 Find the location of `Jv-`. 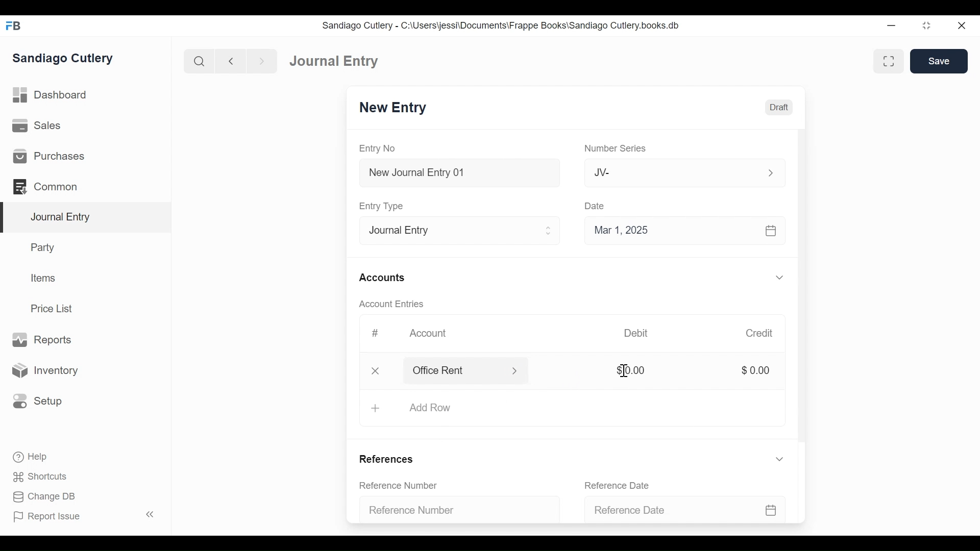

Jv- is located at coordinates (678, 173).